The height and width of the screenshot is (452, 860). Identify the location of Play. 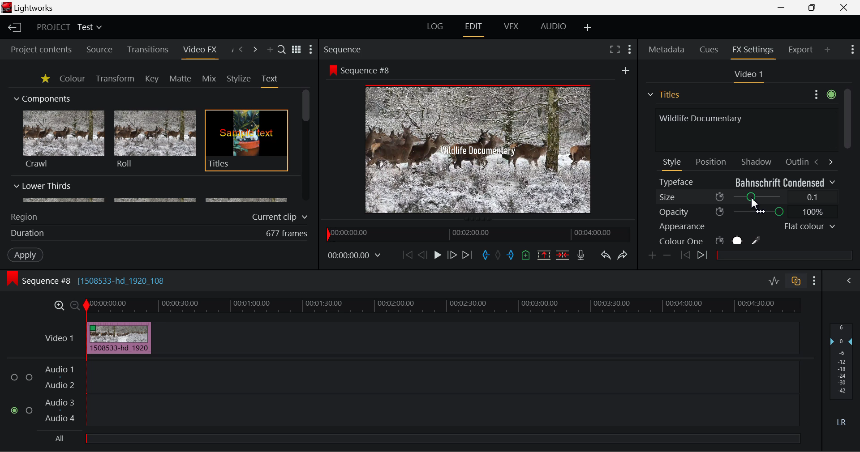
(438, 255).